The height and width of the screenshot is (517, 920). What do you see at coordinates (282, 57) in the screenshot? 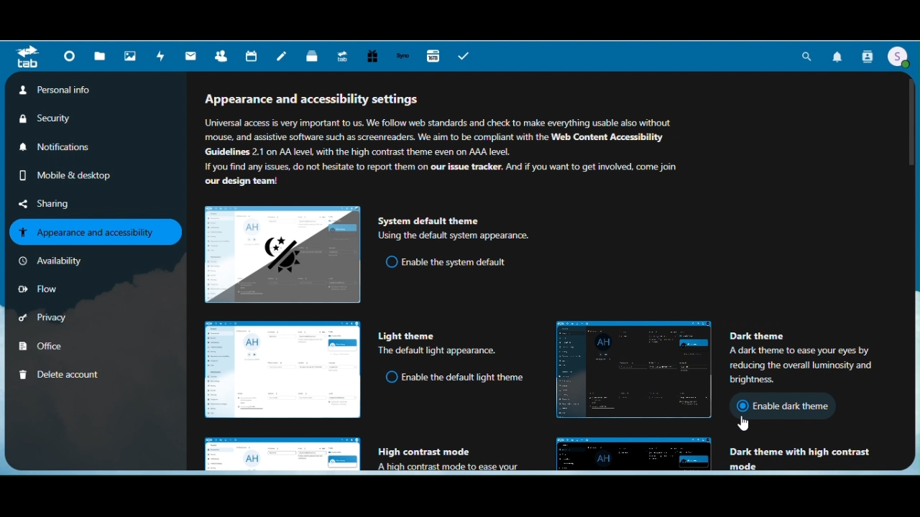
I see `Notes` at bounding box center [282, 57].